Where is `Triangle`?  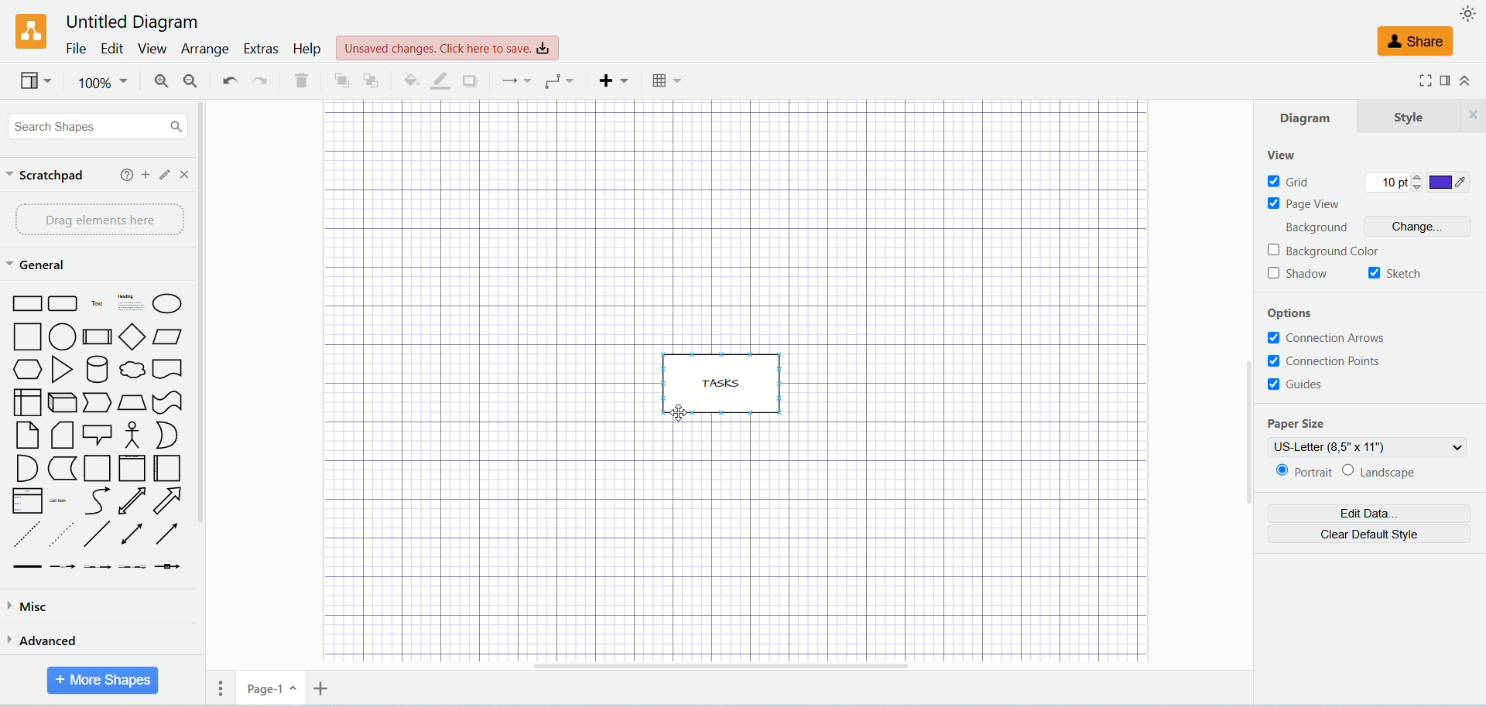
Triangle is located at coordinates (61, 370).